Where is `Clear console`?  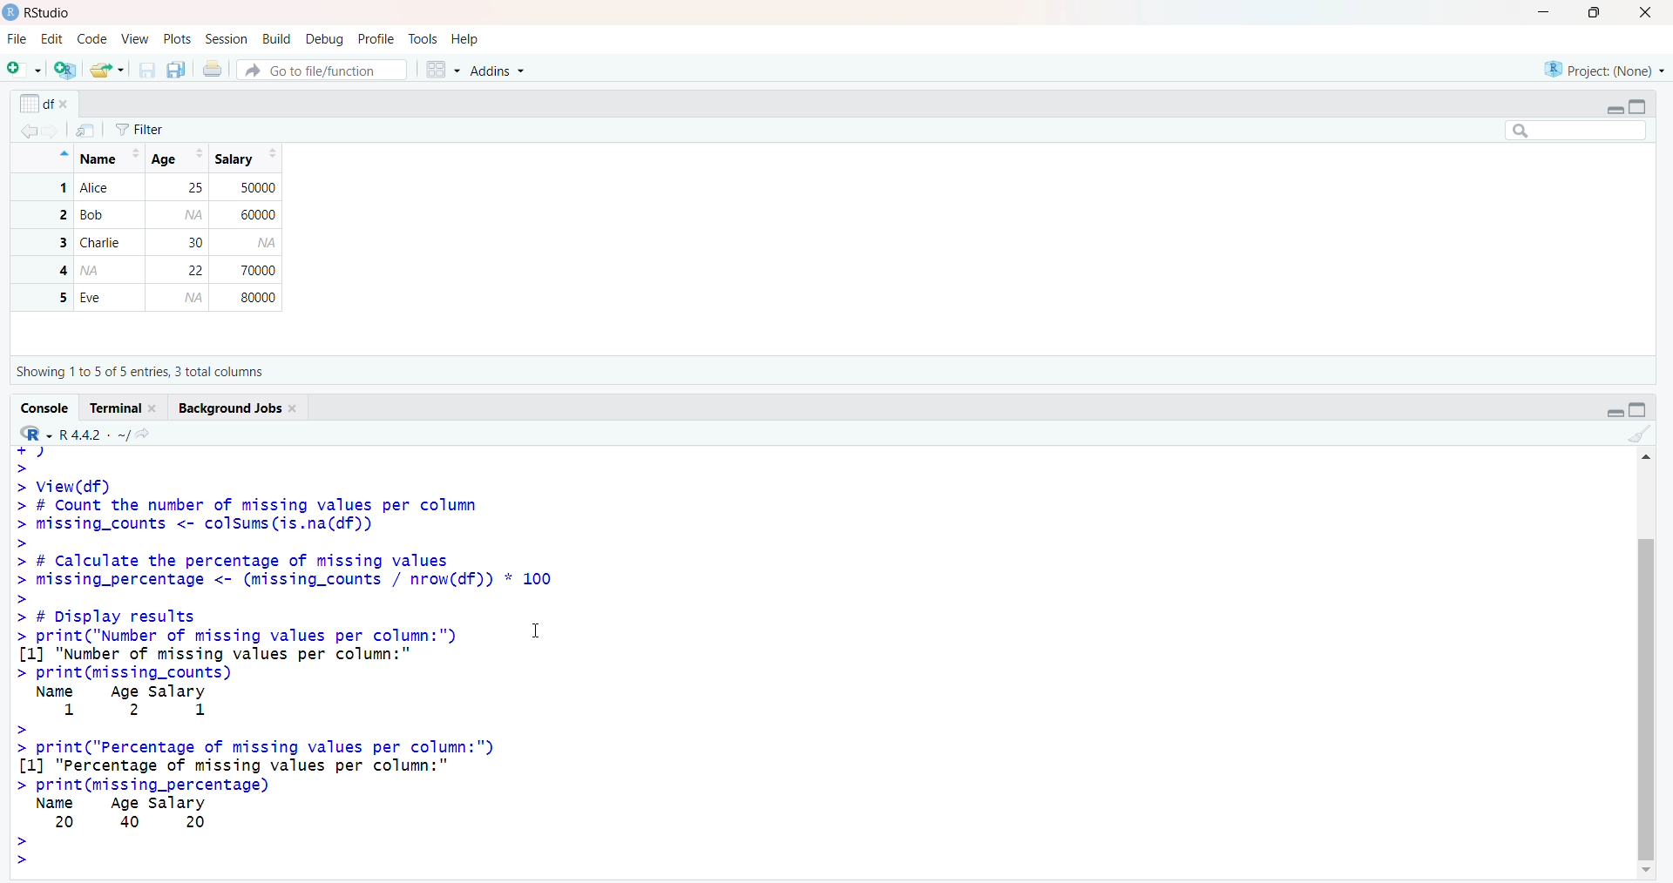
Clear console is located at coordinates (1639, 435).